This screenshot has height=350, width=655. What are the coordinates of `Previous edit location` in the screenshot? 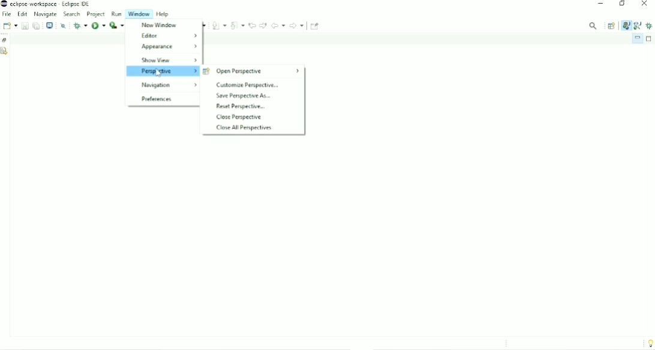 It's located at (252, 25).